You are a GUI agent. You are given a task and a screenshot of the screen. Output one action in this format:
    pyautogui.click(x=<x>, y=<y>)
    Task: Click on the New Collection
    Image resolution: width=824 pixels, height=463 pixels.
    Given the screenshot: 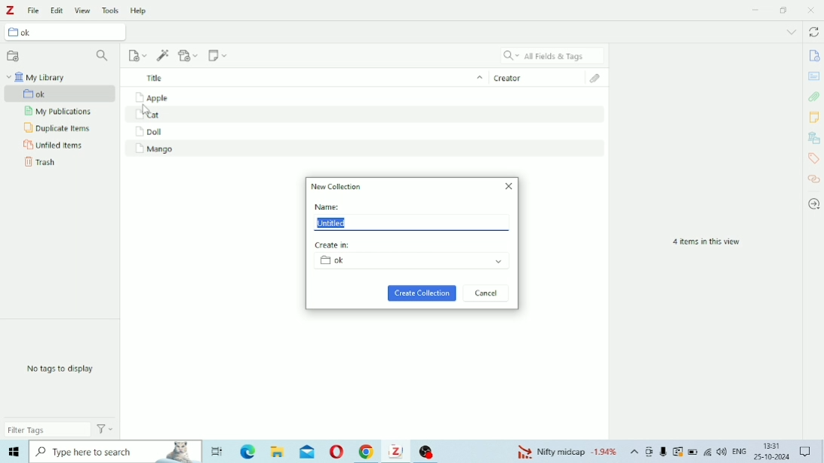 What is the action you would take?
    pyautogui.click(x=14, y=56)
    